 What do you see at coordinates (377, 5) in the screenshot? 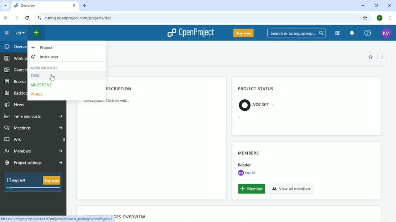
I see `Restore down` at bounding box center [377, 5].